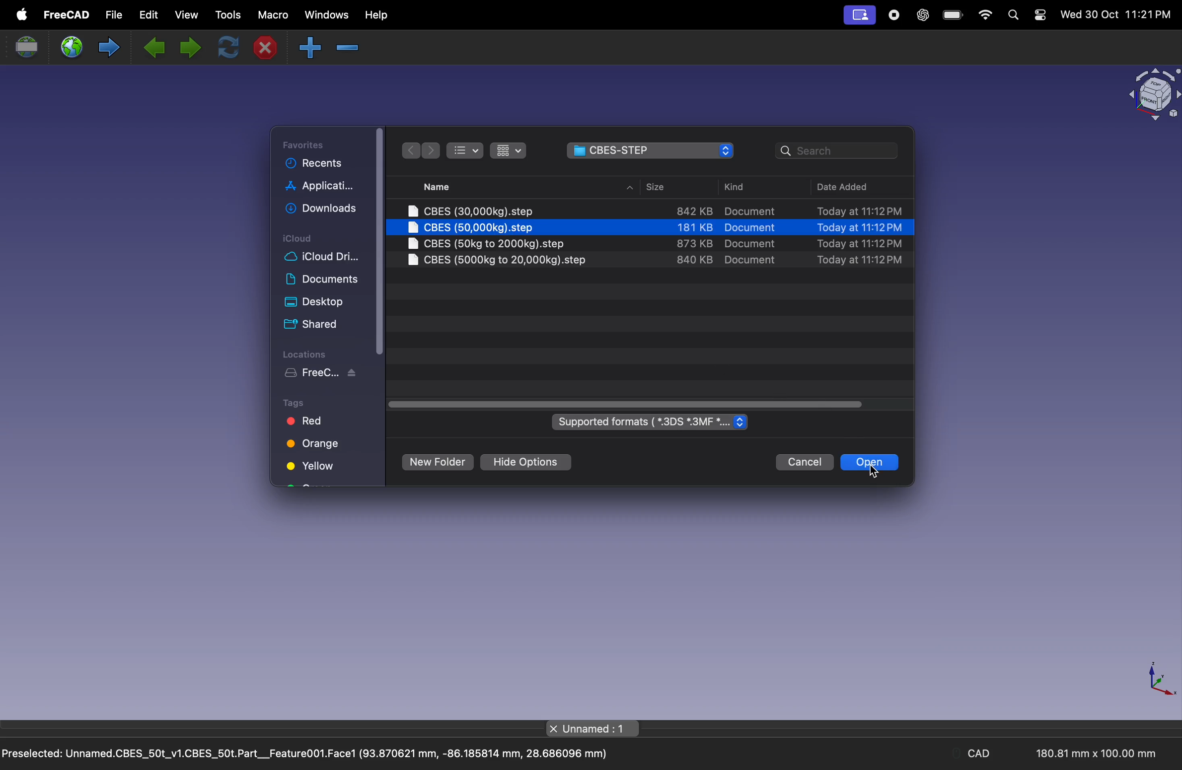 The image size is (1182, 770). What do you see at coordinates (855, 188) in the screenshot?
I see `date` at bounding box center [855, 188].